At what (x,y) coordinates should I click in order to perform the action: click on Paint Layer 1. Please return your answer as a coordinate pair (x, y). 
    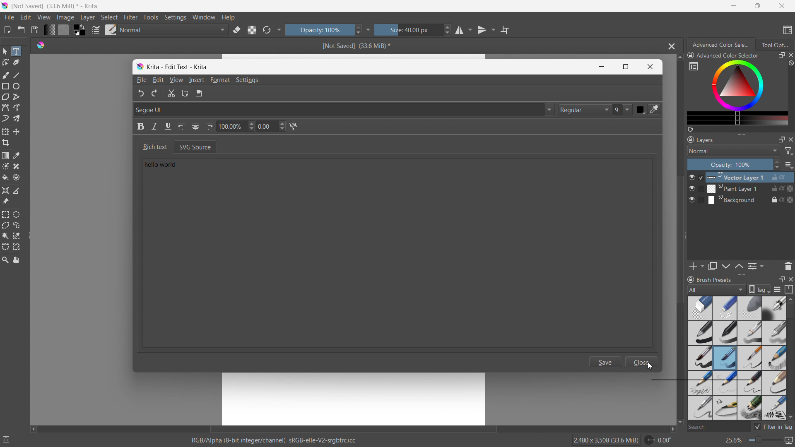
    Looking at the image, I should click on (746, 189).